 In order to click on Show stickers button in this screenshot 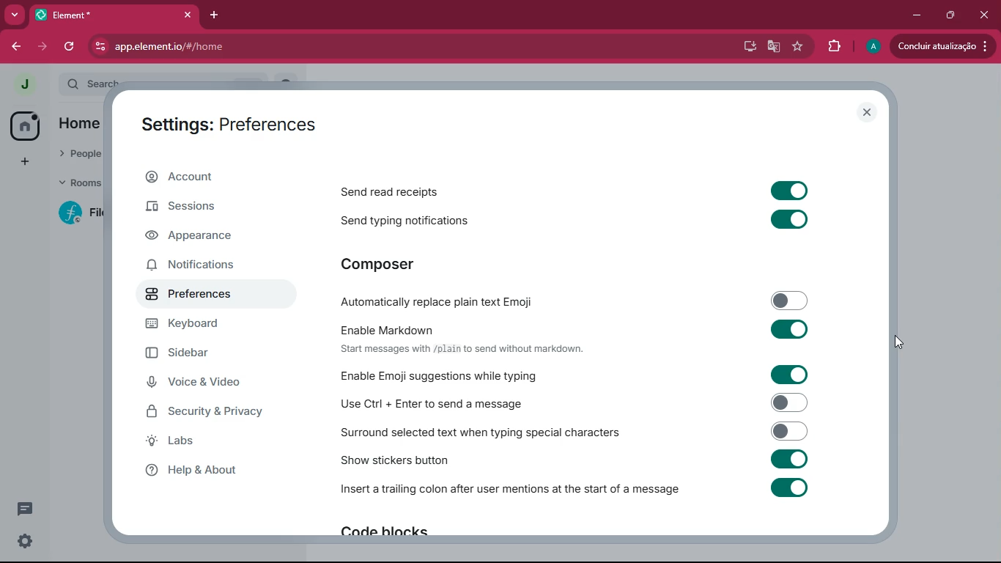, I will do `click(578, 462)`.